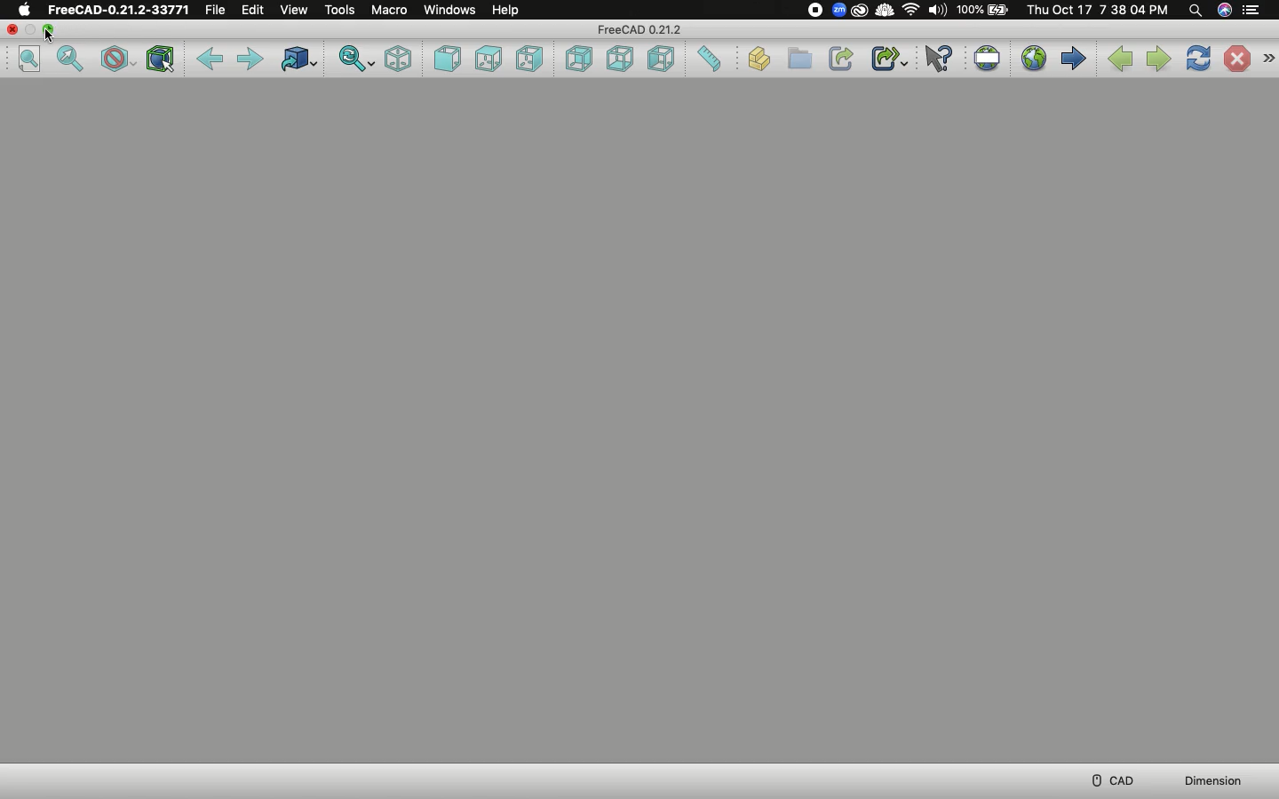  What do you see at coordinates (1235, 59) in the screenshot?
I see `Stop loading` at bounding box center [1235, 59].